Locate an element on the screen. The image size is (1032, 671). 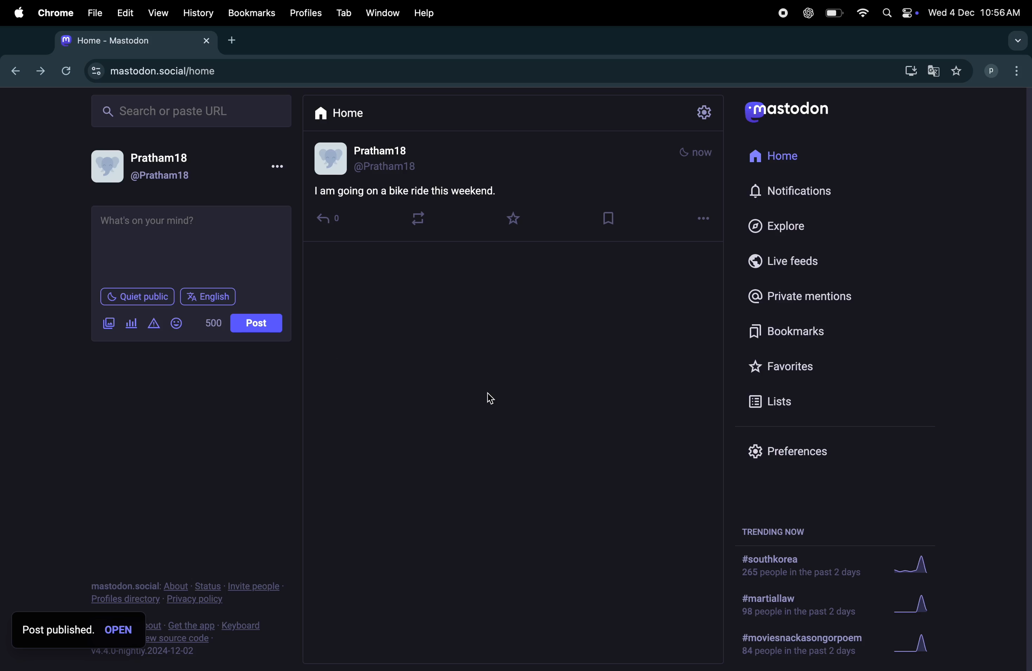
emoji is located at coordinates (178, 324).